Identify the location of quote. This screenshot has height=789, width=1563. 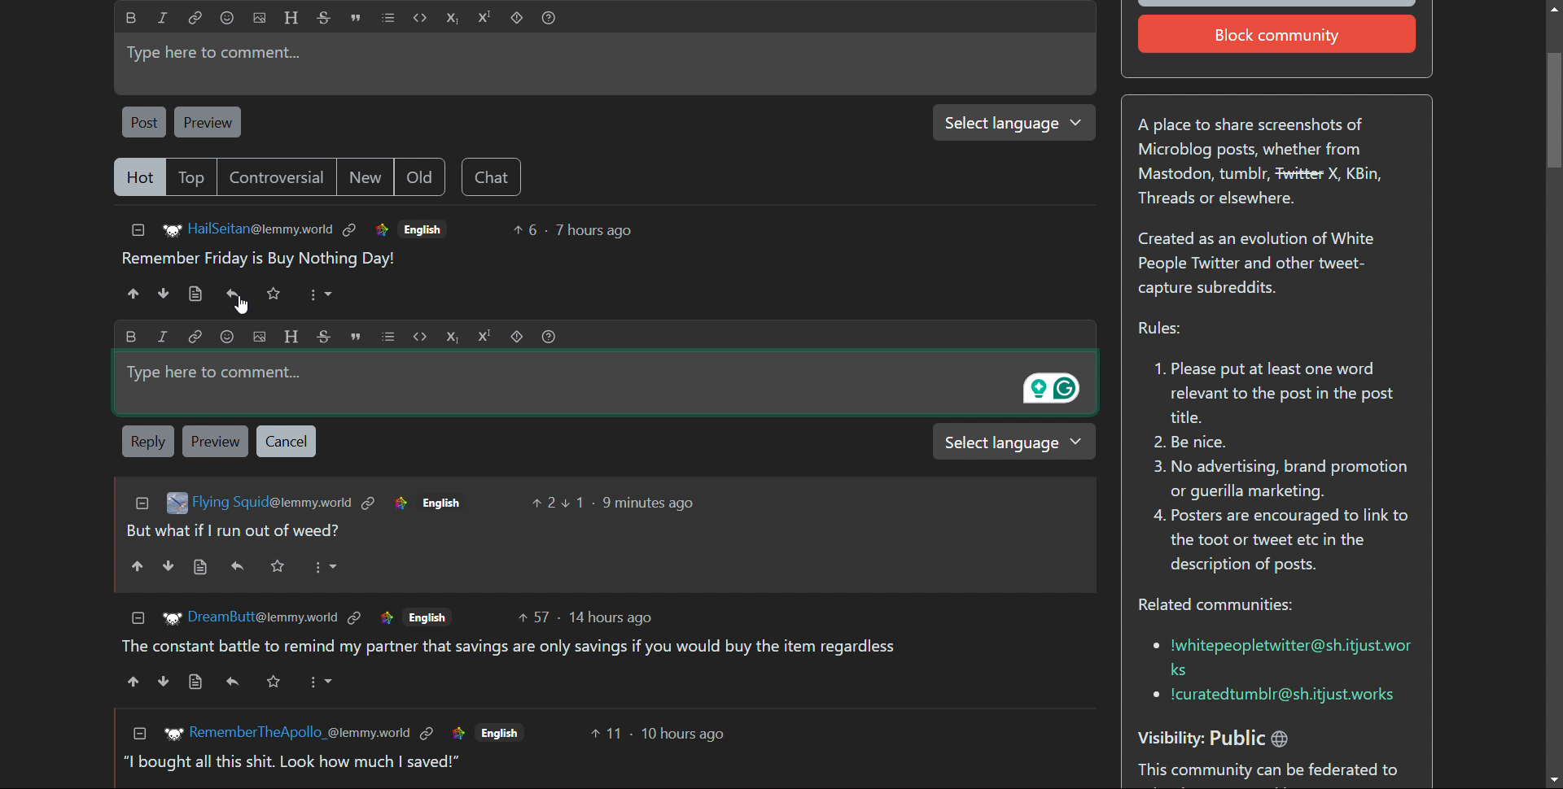
(358, 334).